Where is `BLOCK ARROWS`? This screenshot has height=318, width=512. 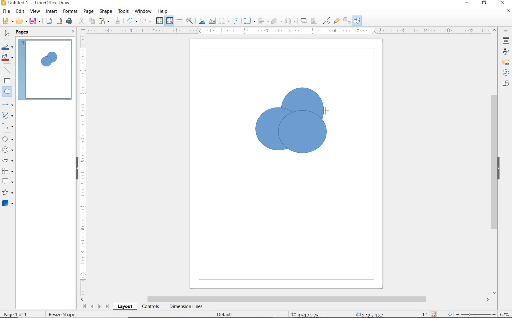 BLOCK ARROWS is located at coordinates (7, 159).